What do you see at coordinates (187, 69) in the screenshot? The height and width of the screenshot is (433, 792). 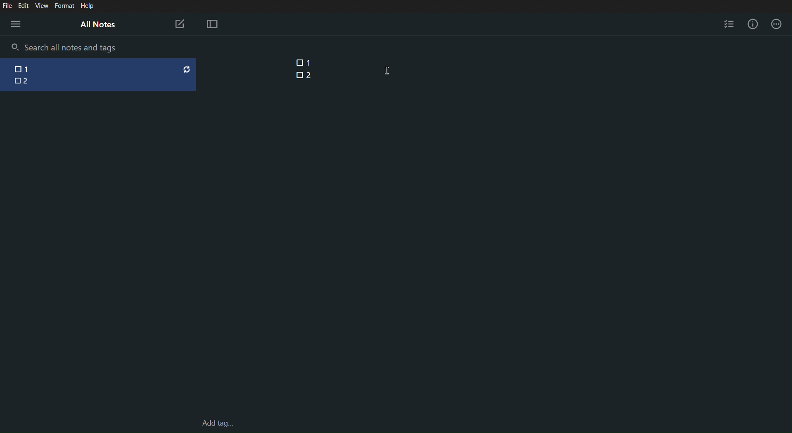 I see `reset` at bounding box center [187, 69].